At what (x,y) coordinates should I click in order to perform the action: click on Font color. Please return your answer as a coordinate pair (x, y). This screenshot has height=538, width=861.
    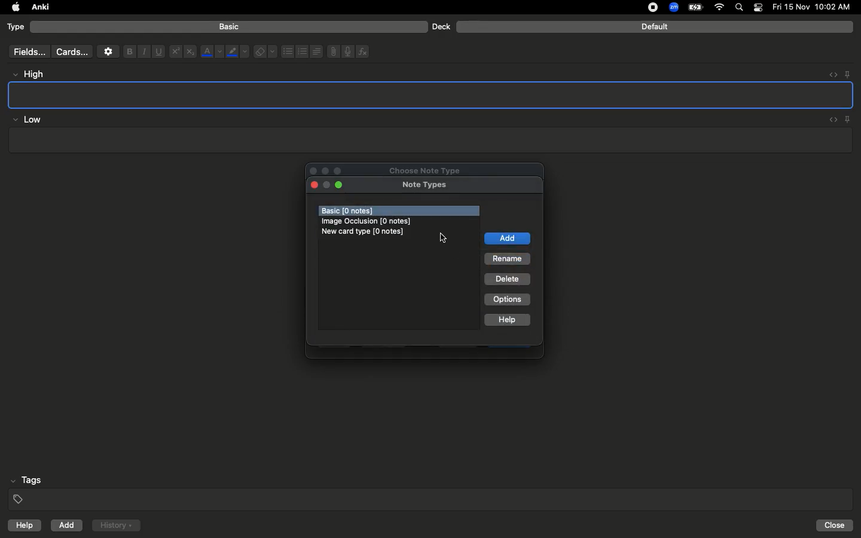
    Looking at the image, I should click on (211, 51).